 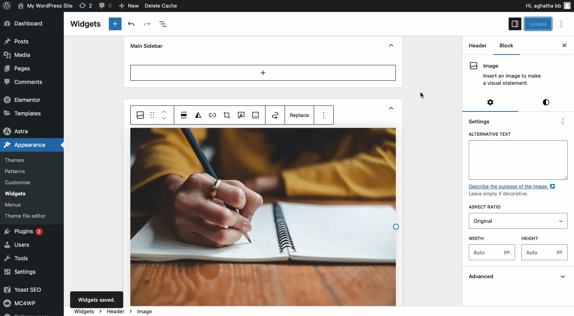 I want to click on Document overview, so click(x=164, y=24).